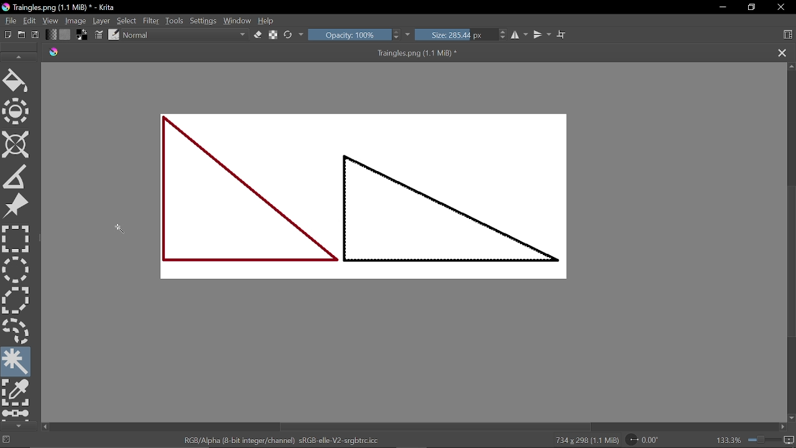  What do you see at coordinates (99, 35) in the screenshot?
I see `Edit brush settings` at bounding box center [99, 35].